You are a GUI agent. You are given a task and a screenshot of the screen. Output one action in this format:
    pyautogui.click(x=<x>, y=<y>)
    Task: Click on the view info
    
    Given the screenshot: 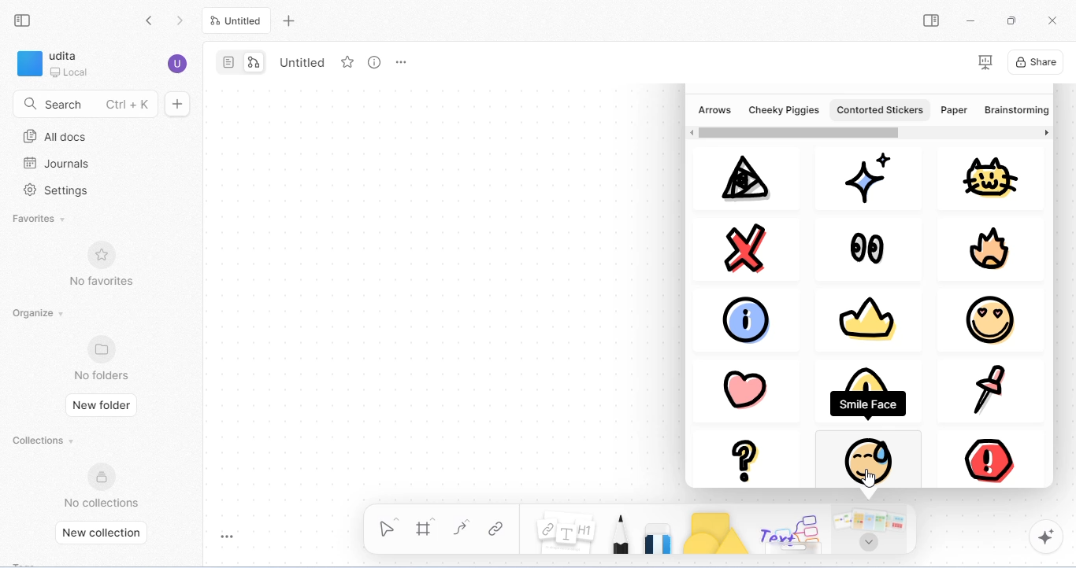 What is the action you would take?
    pyautogui.click(x=375, y=62)
    